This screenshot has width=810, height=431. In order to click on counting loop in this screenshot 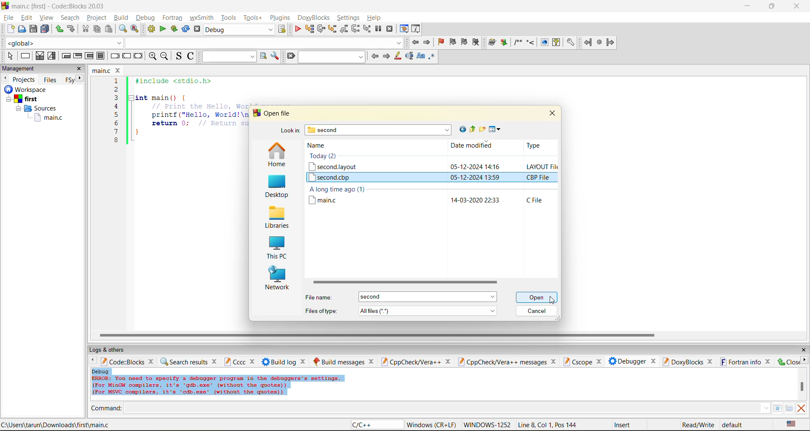, I will do `click(89, 57)`.